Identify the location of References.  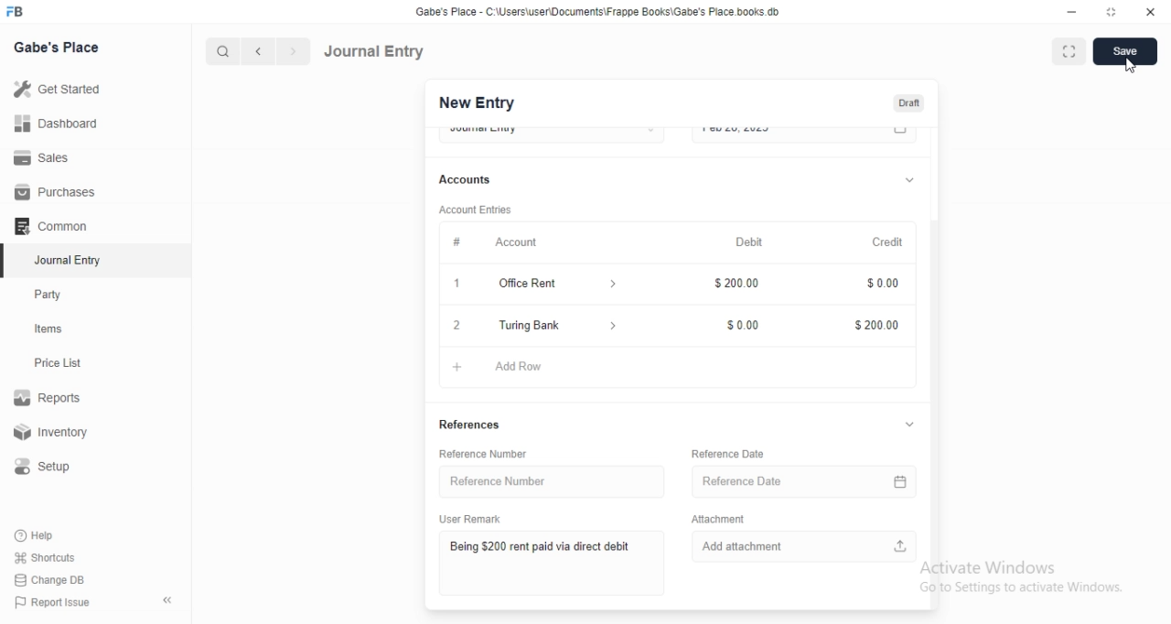
(469, 424).